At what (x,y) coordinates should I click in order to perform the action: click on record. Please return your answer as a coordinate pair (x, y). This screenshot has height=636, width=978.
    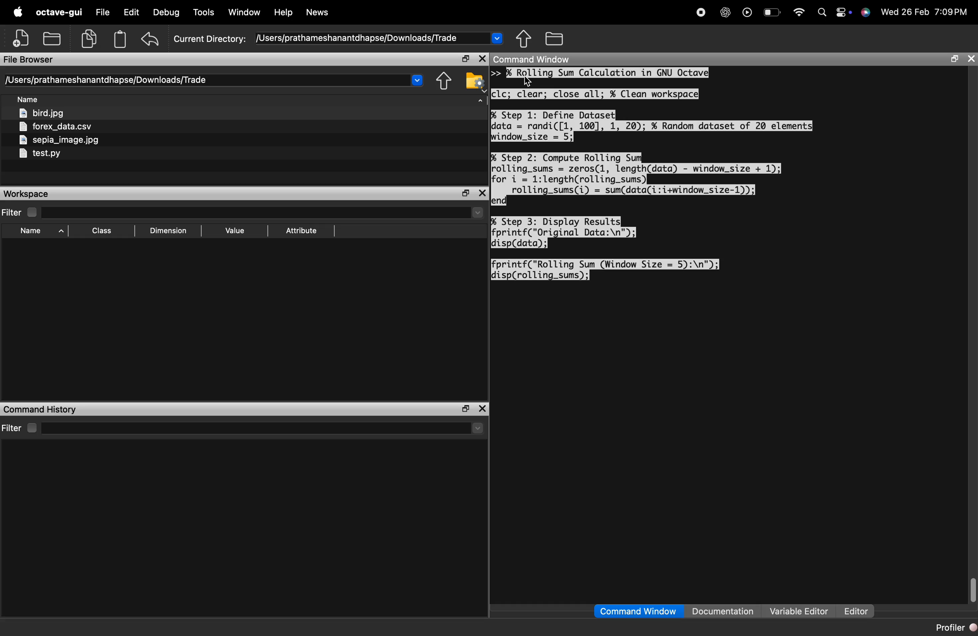
    Looking at the image, I should click on (701, 13).